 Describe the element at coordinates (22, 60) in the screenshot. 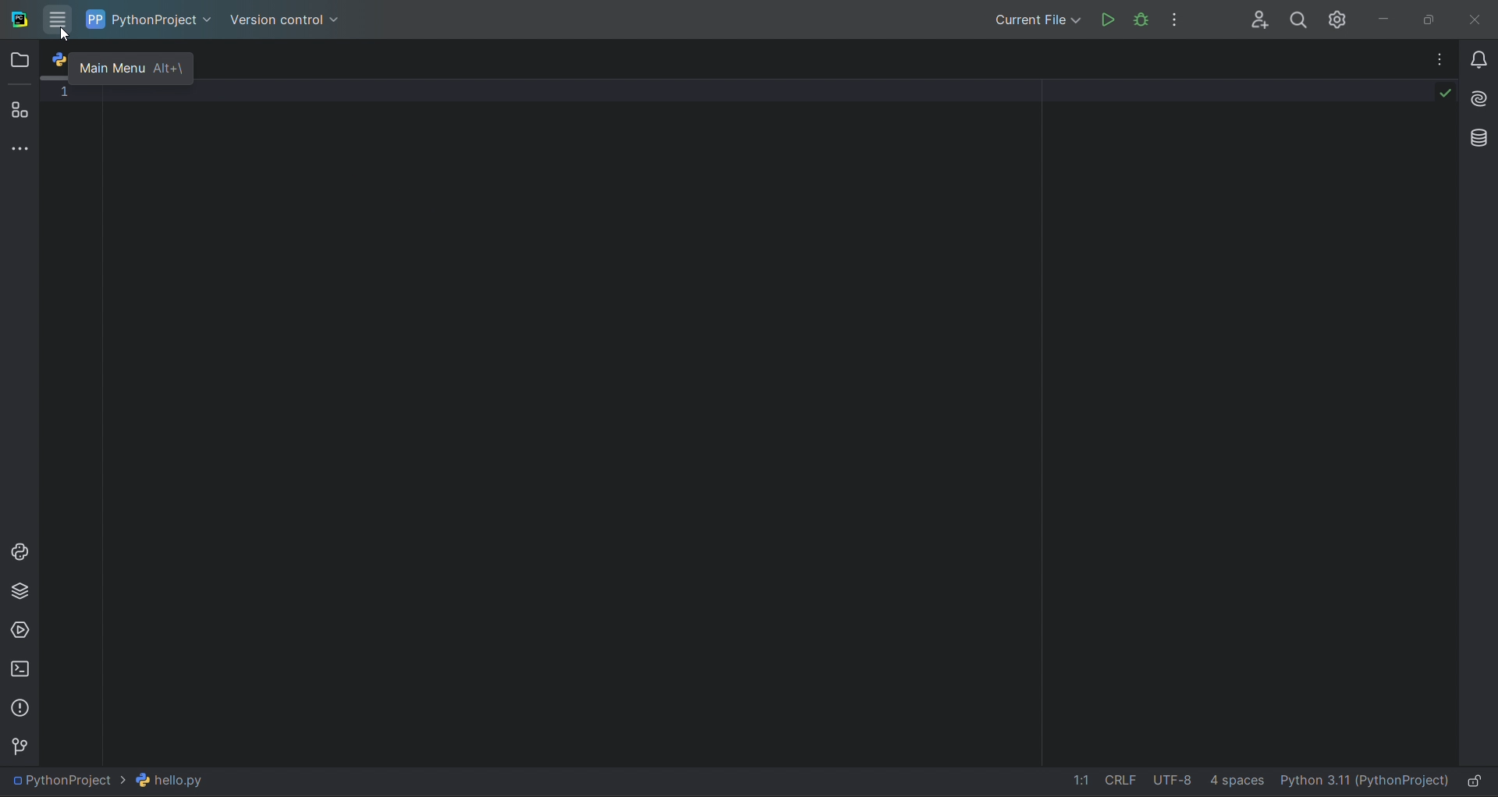

I see `folder window` at that location.